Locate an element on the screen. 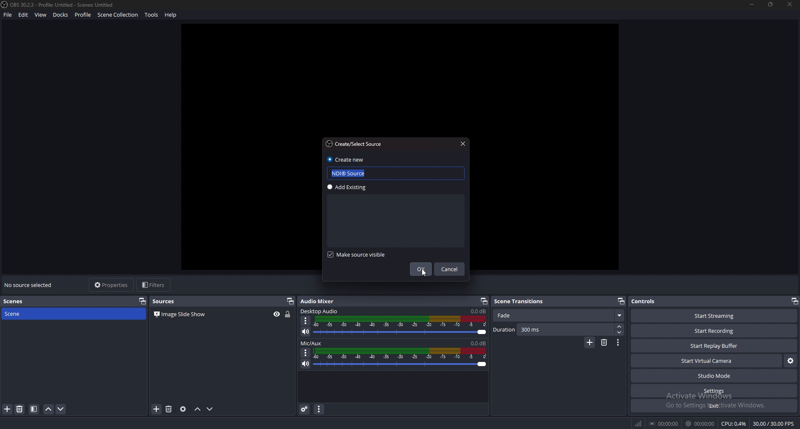 The width and height of the screenshot is (800, 429). mic/aux is located at coordinates (312, 343).